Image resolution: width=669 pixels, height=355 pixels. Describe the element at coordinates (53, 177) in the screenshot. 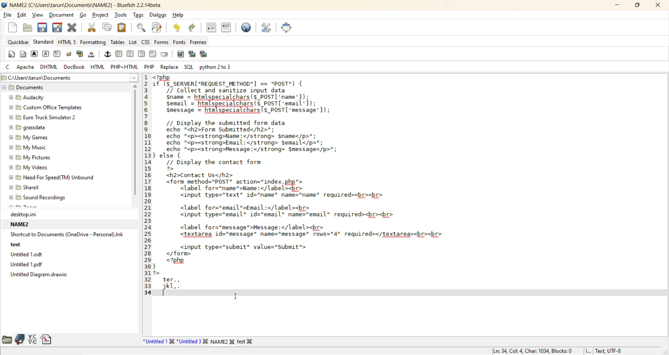

I see `Need For Speed(TM) Unbound` at that location.